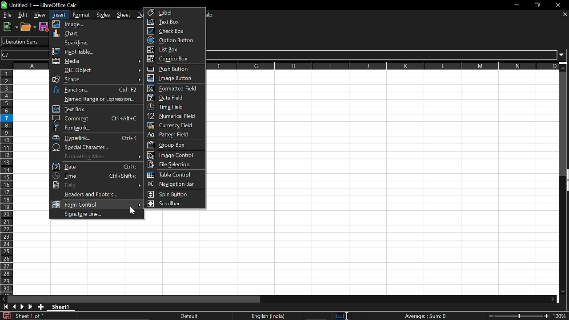 The height and width of the screenshot is (320, 569). What do you see at coordinates (31, 182) in the screenshot?
I see `Fillable cells` at bounding box center [31, 182].